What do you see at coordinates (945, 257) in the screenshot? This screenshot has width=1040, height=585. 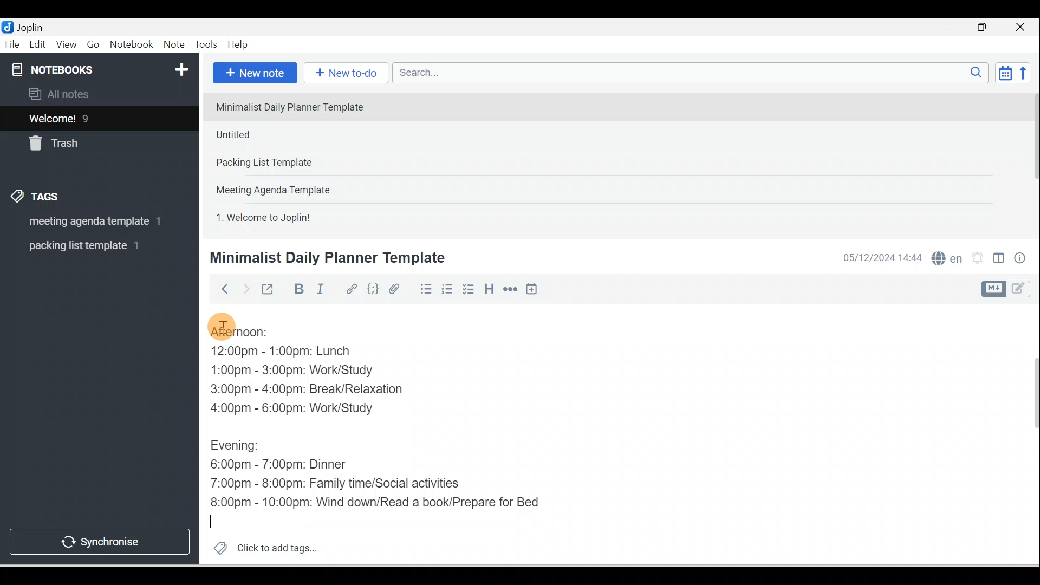 I see `Spelling` at bounding box center [945, 257].